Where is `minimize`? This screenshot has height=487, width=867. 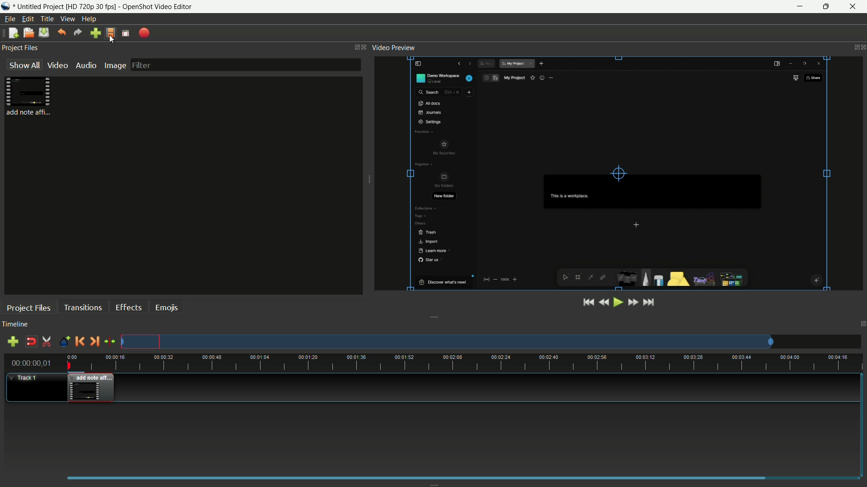
minimize is located at coordinates (799, 7).